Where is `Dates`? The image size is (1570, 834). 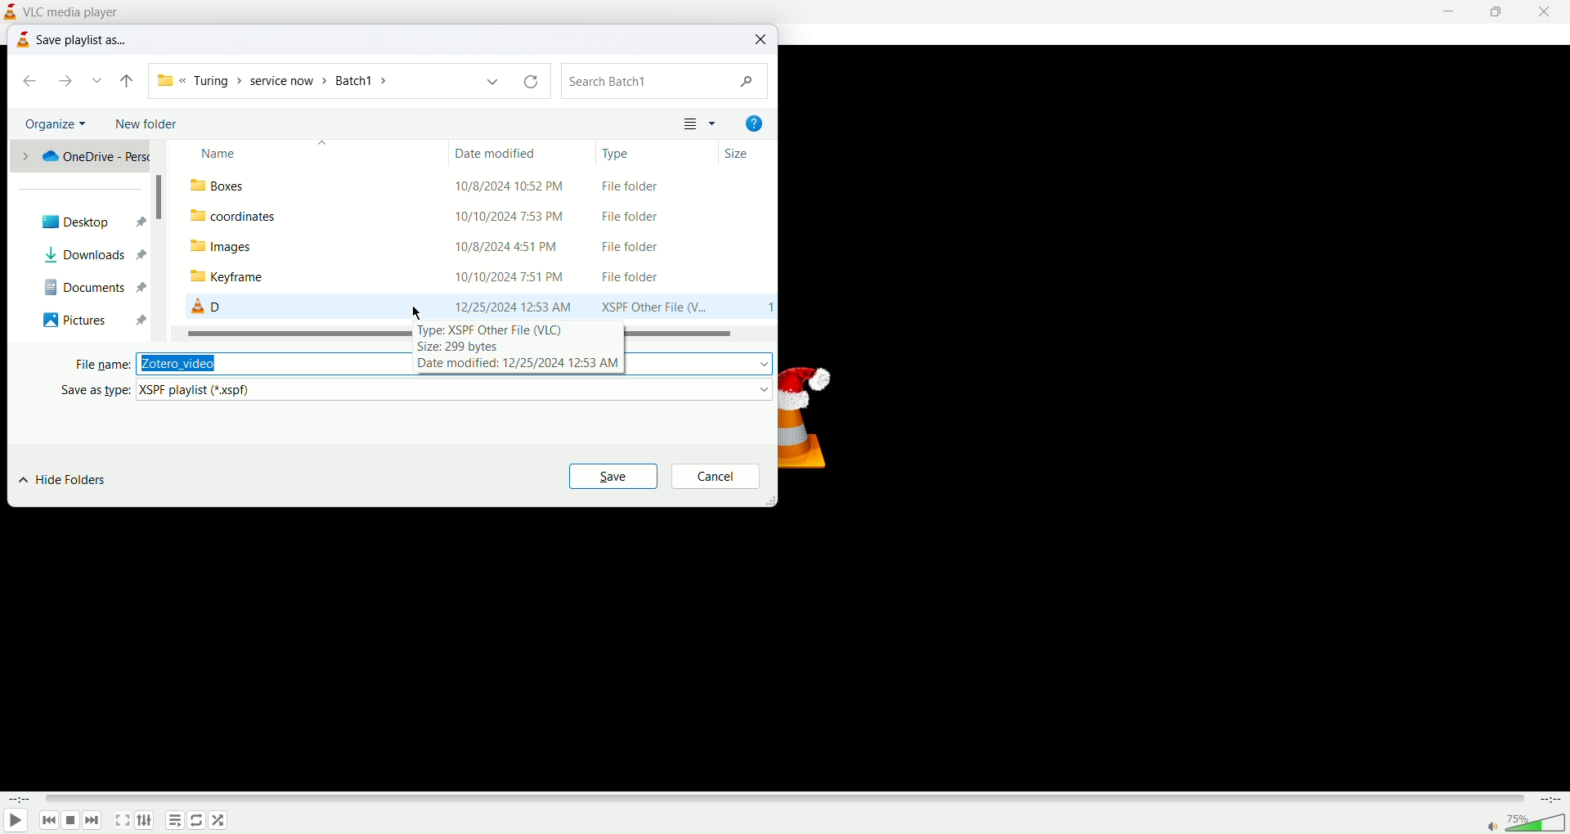 Dates is located at coordinates (512, 247).